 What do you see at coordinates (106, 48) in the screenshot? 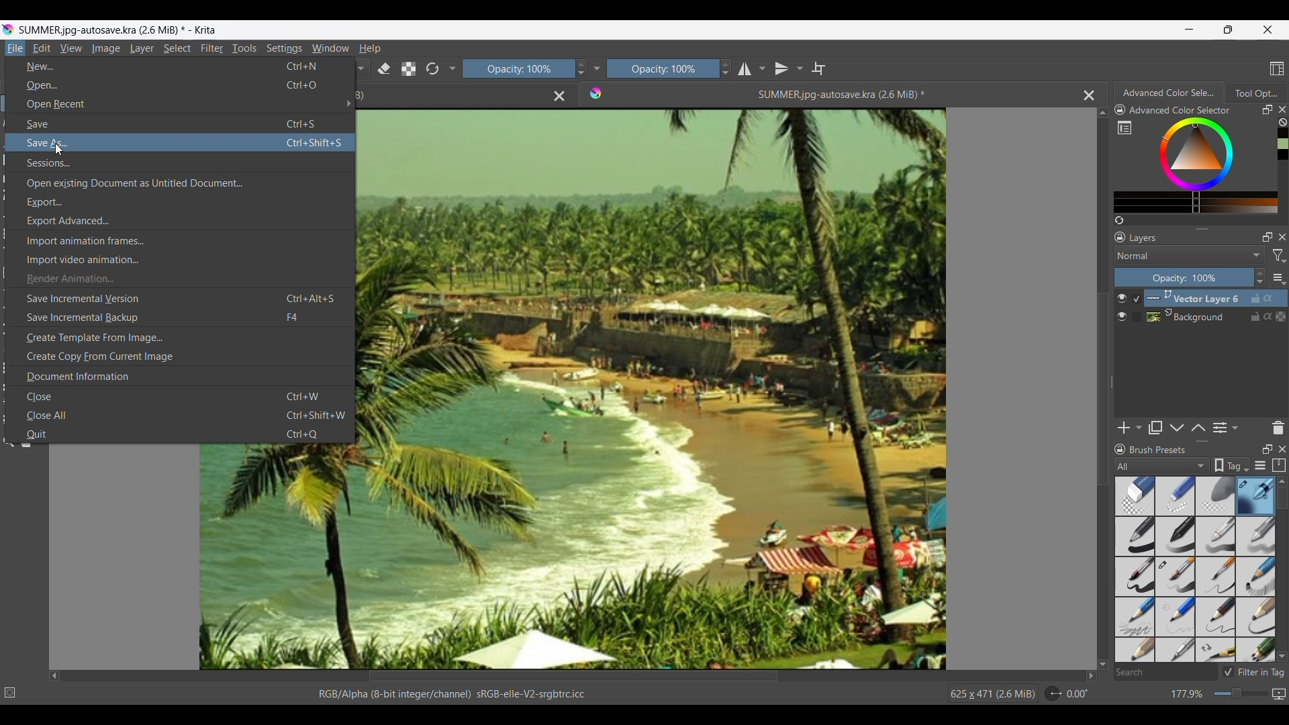
I see `Image` at bounding box center [106, 48].